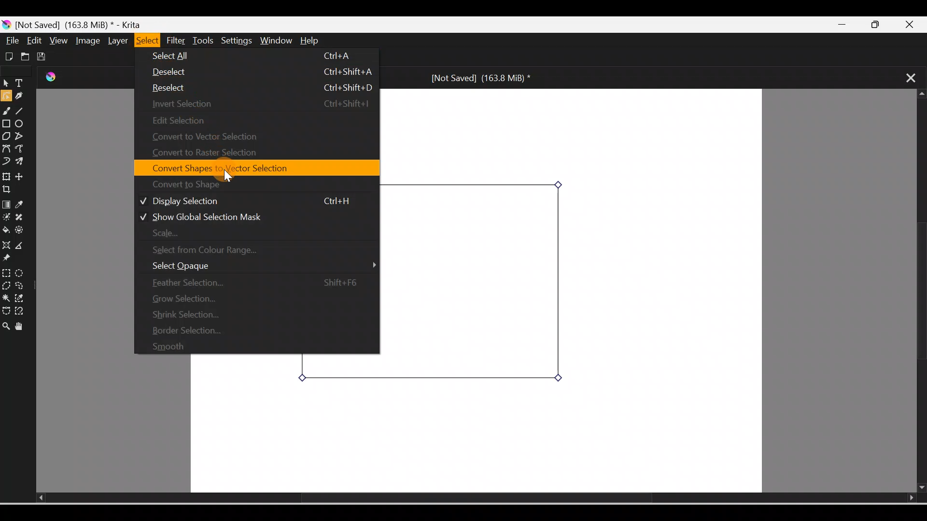  Describe the element at coordinates (77, 24) in the screenshot. I see `[Not Saved] (171.2 MiB) * - Krita` at that location.